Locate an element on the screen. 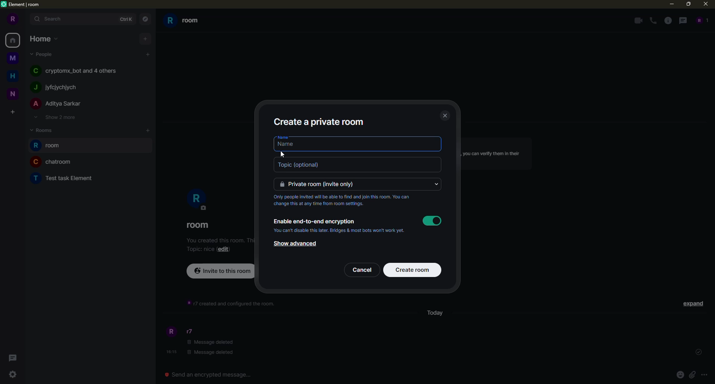 The image size is (715, 384). info is located at coordinates (341, 231).